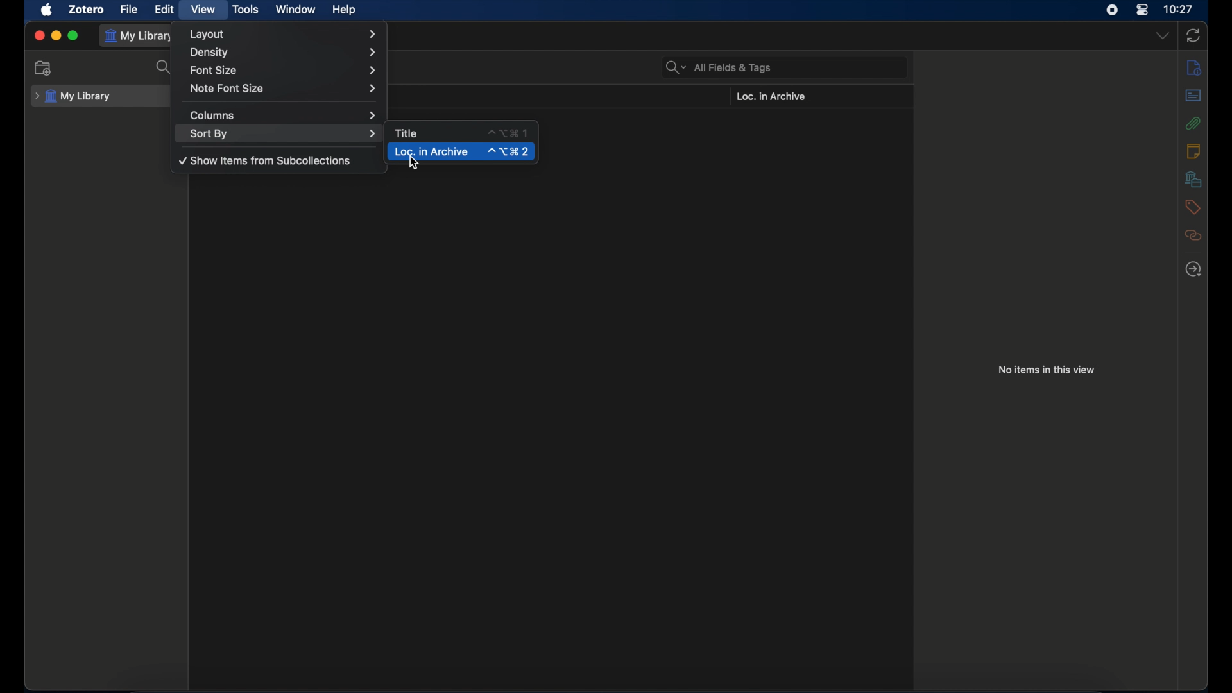 The image size is (1232, 693). I want to click on my library, so click(73, 97).